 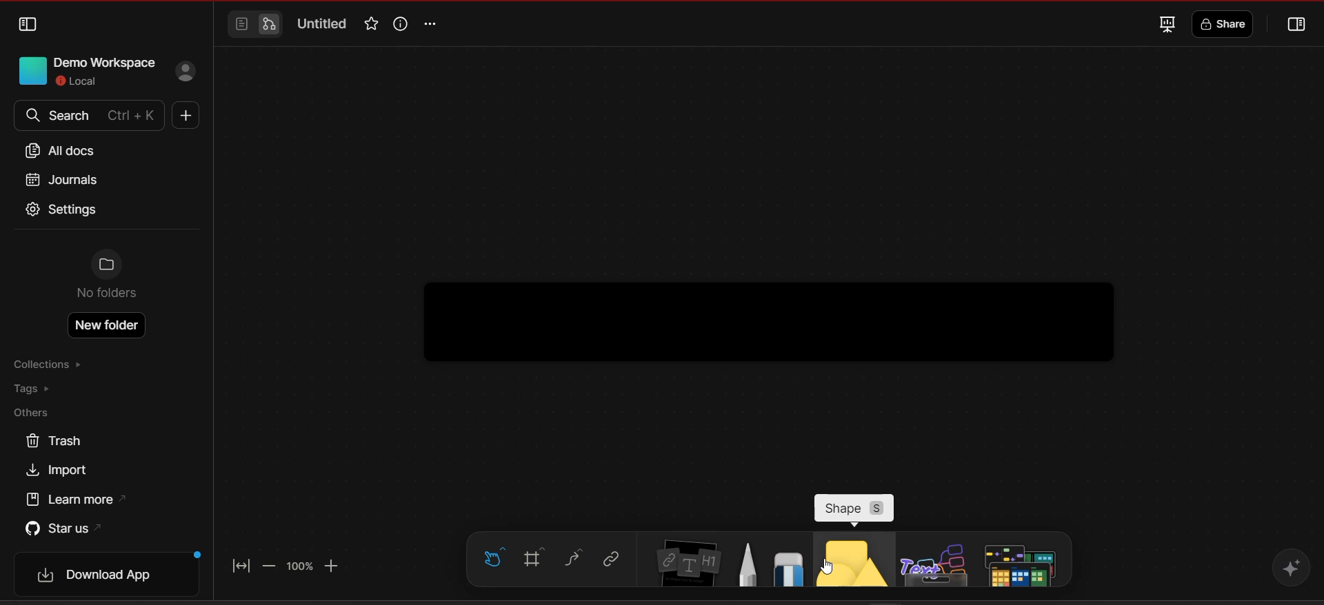 I want to click on all docs, so click(x=66, y=151).